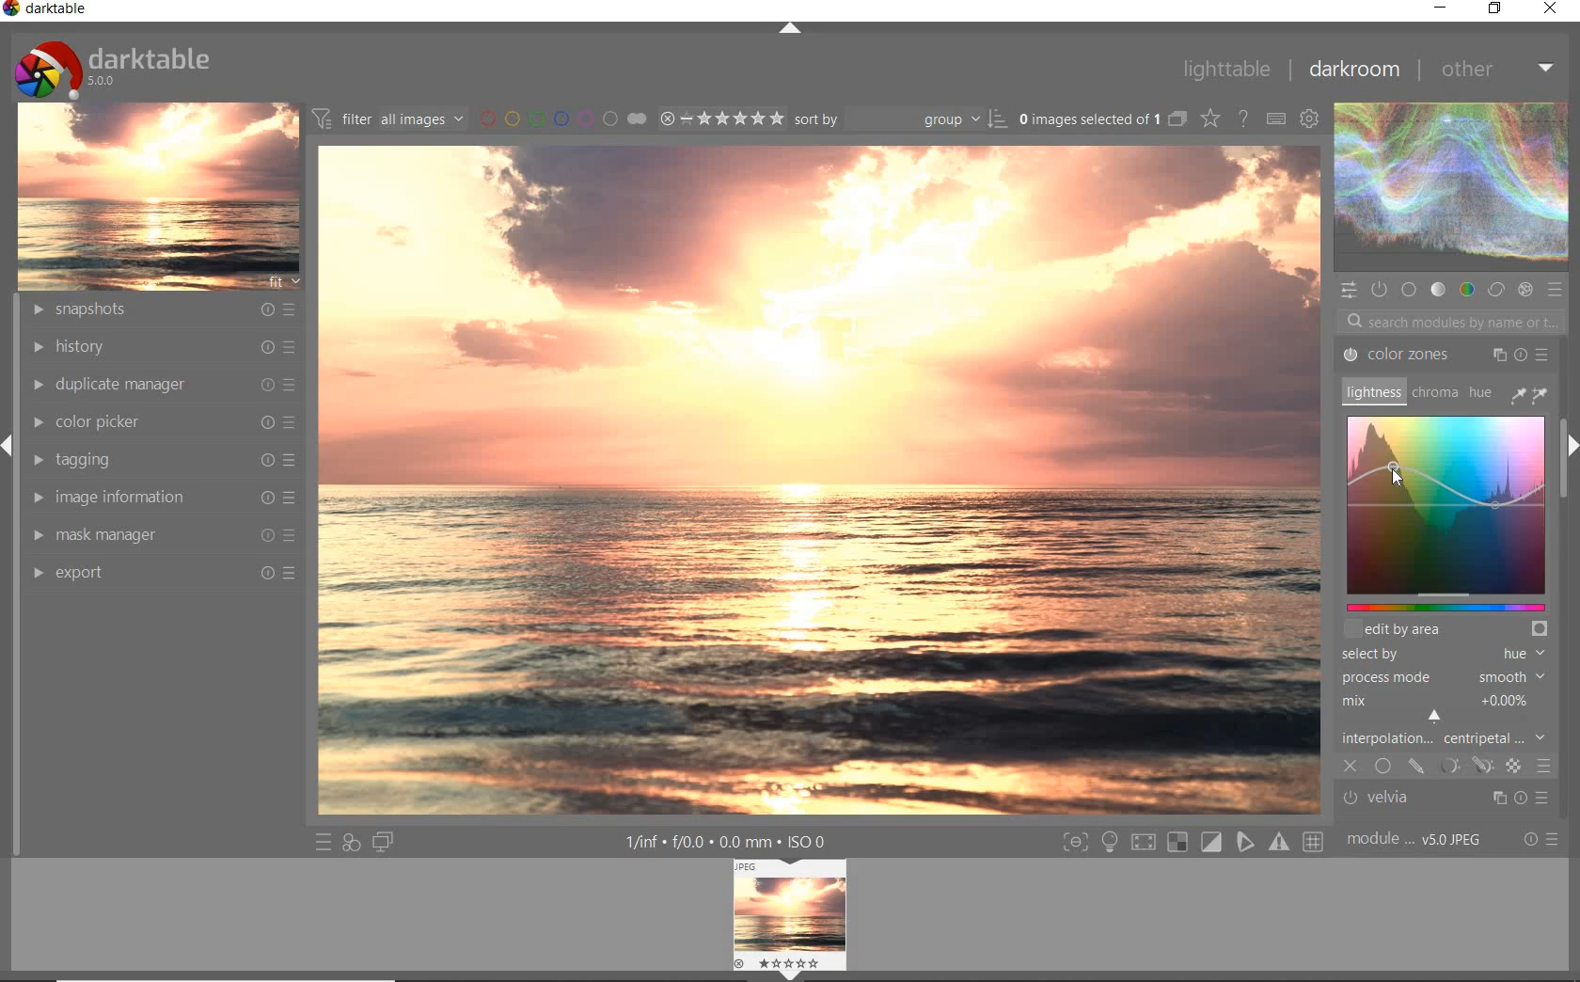 This screenshot has height=982, width=1580. I want to click on OTHER INTERFACE DETAIL, so click(730, 842).